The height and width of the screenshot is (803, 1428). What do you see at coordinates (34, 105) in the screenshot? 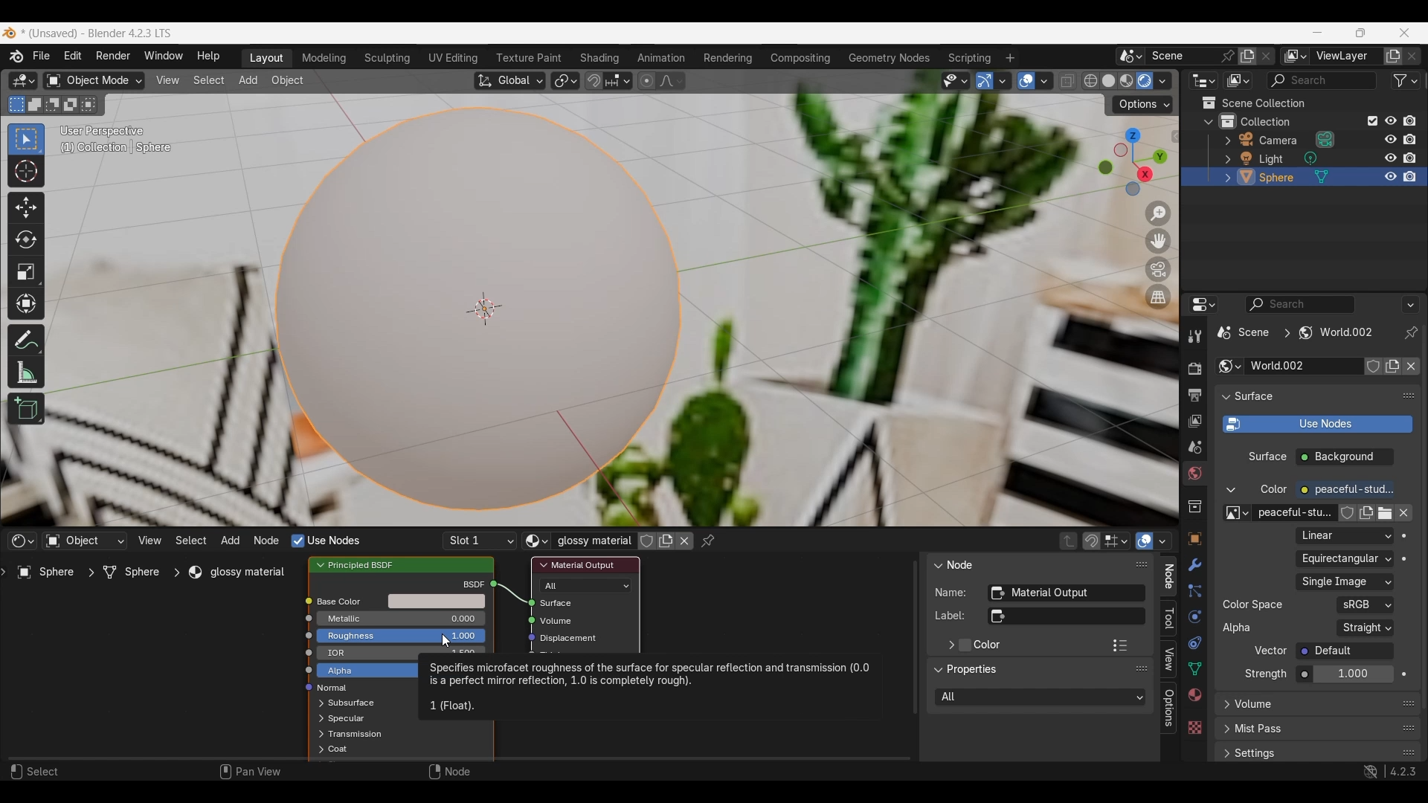
I see `Extend existing selection` at bounding box center [34, 105].